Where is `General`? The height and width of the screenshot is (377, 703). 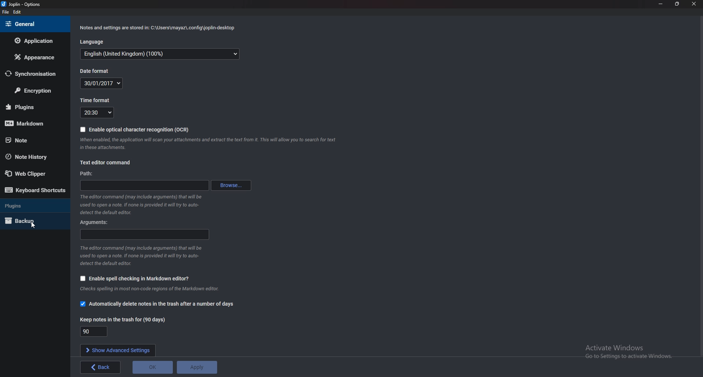 General is located at coordinates (34, 24).